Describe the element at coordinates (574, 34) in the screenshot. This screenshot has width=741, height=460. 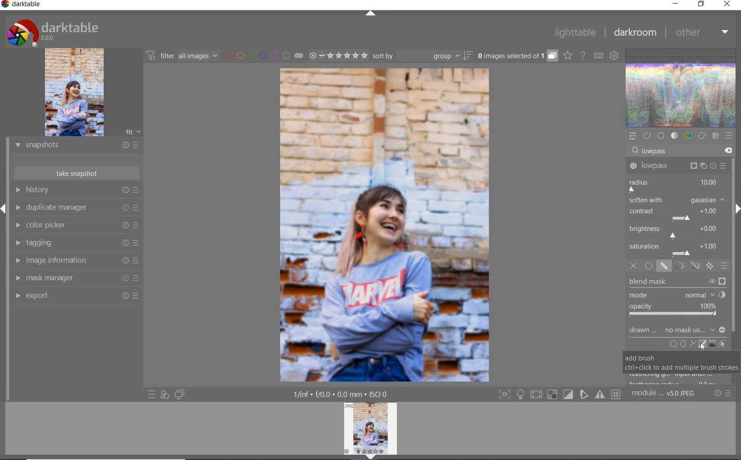
I see `lighttable` at that location.